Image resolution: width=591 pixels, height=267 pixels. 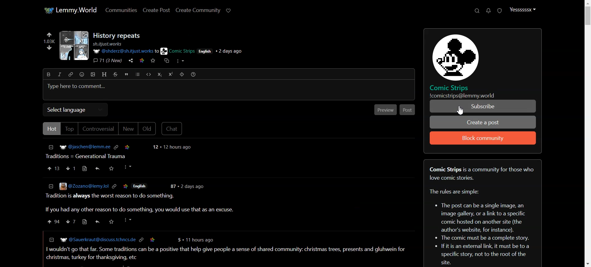 I want to click on Imge, so click(x=73, y=46).